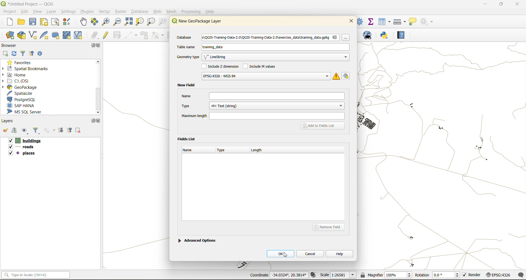  I want to click on edits, so click(95, 35).